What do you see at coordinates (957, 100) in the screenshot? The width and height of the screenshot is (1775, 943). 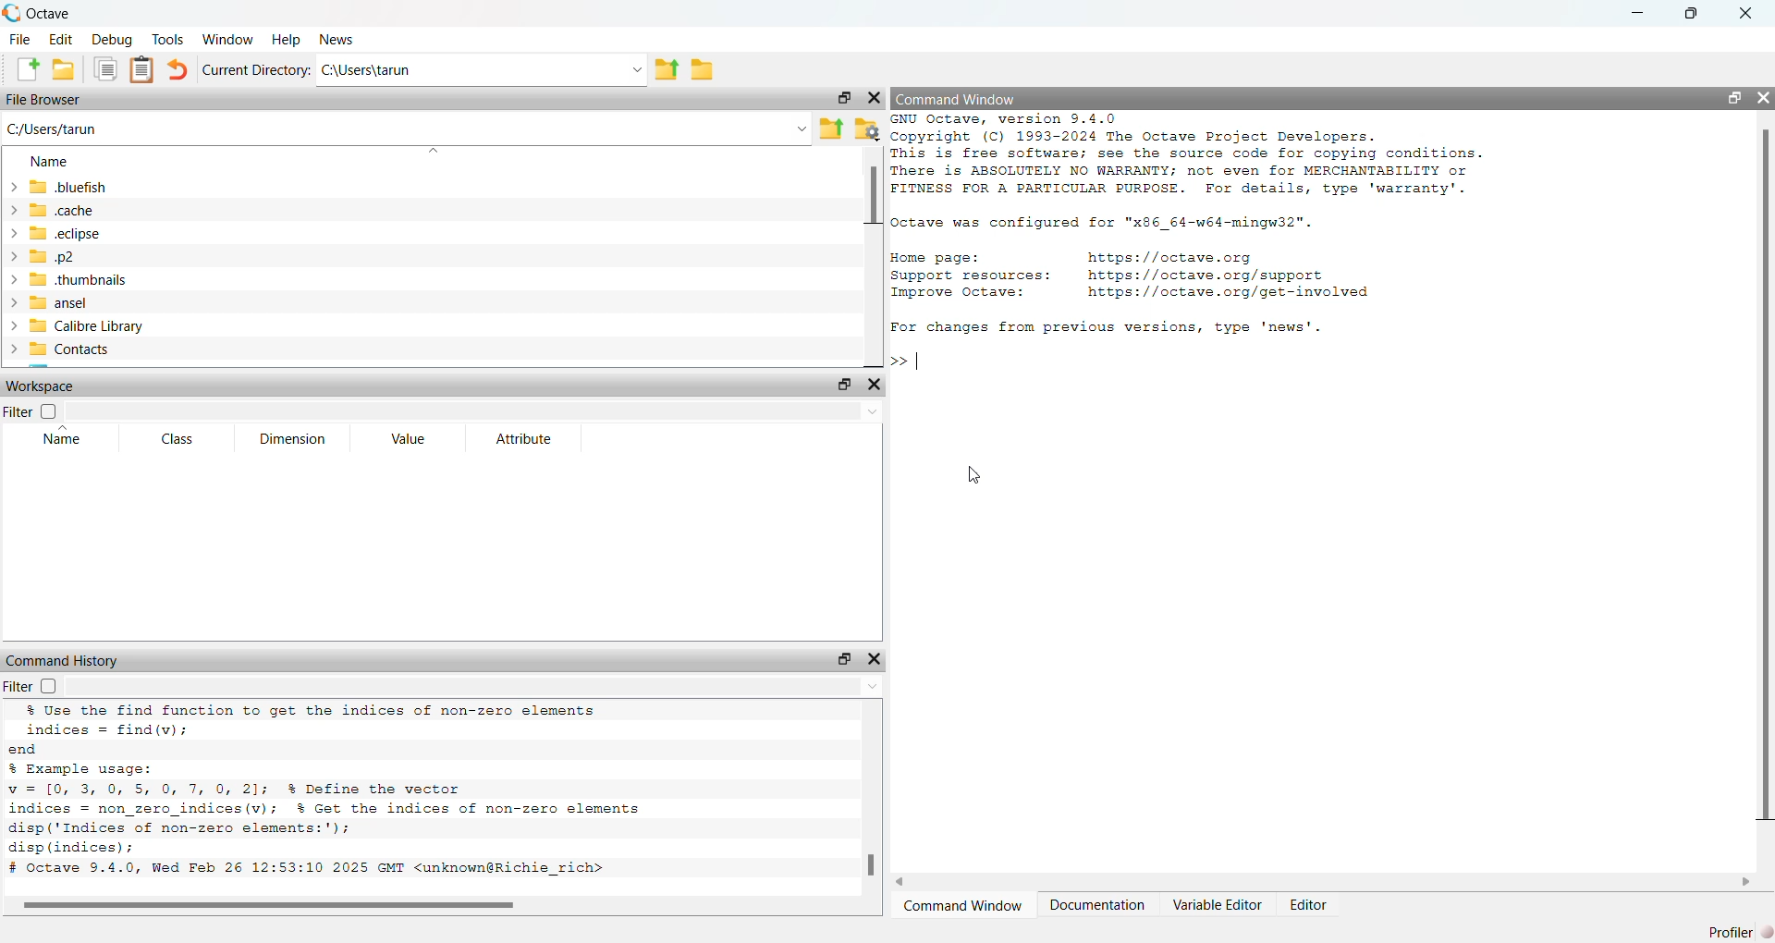 I see ` Command Window` at bounding box center [957, 100].